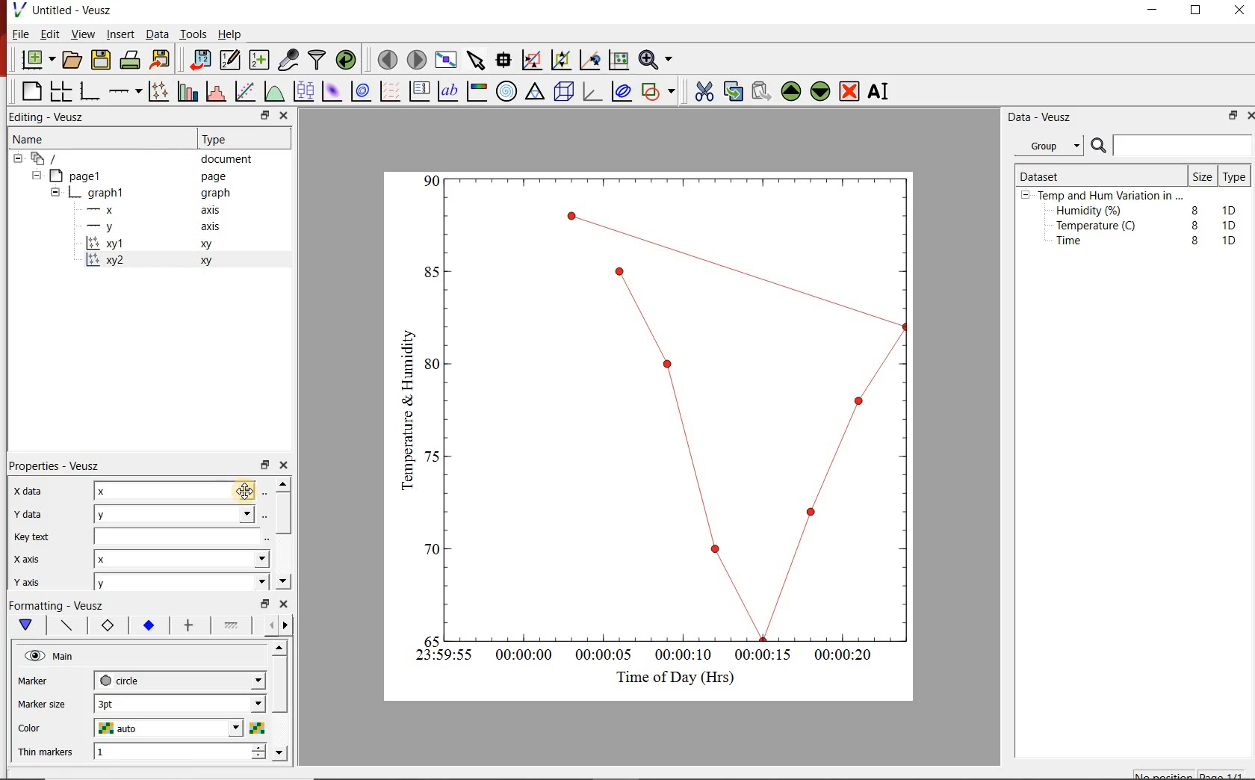  I want to click on x axis, so click(36, 558).